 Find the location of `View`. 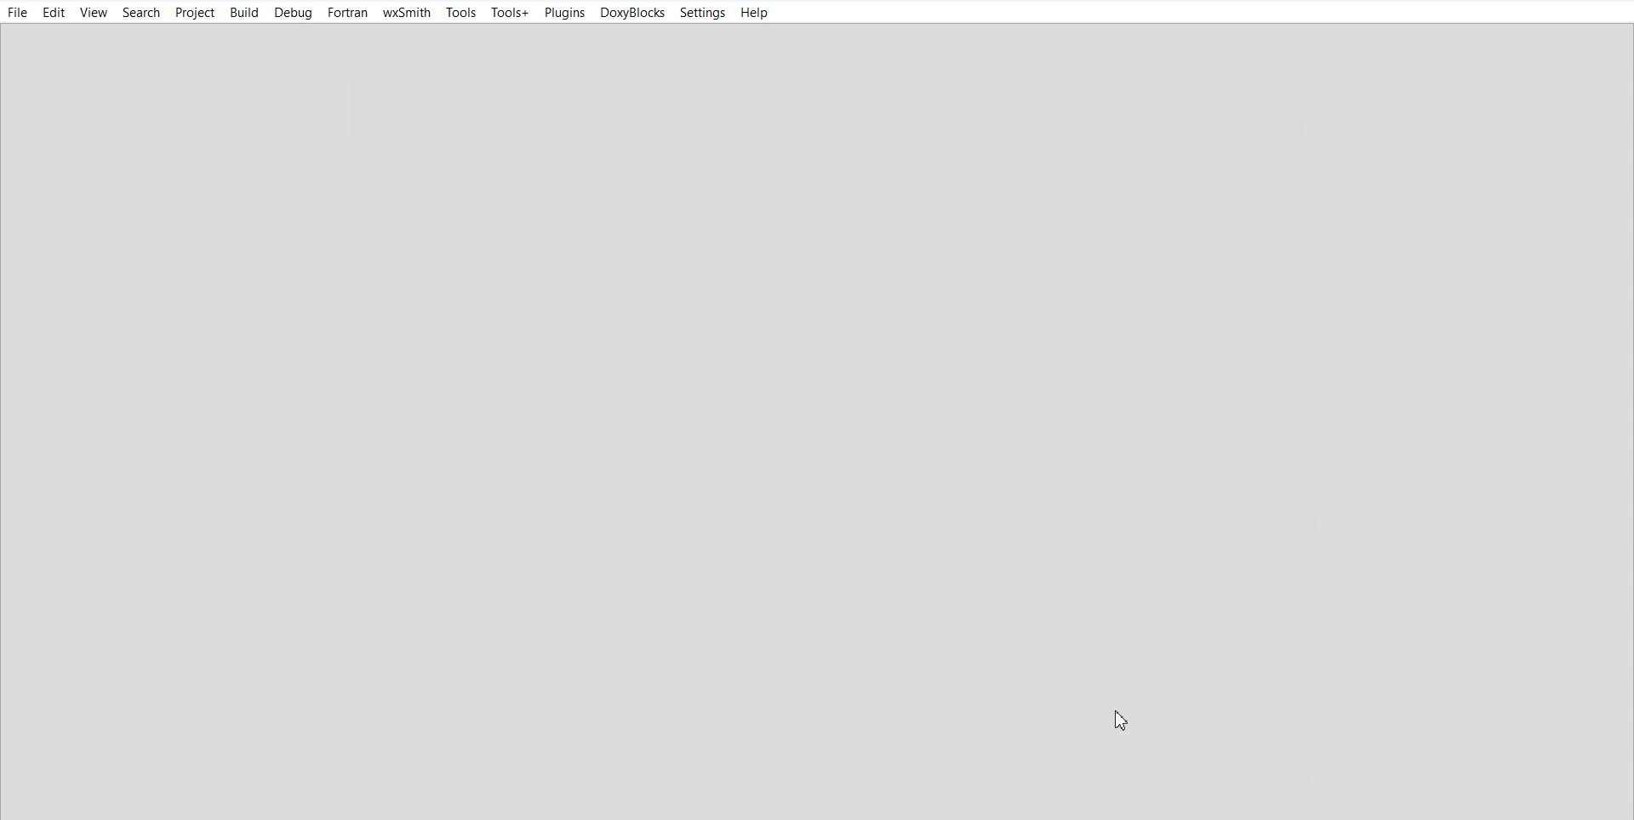

View is located at coordinates (94, 14).